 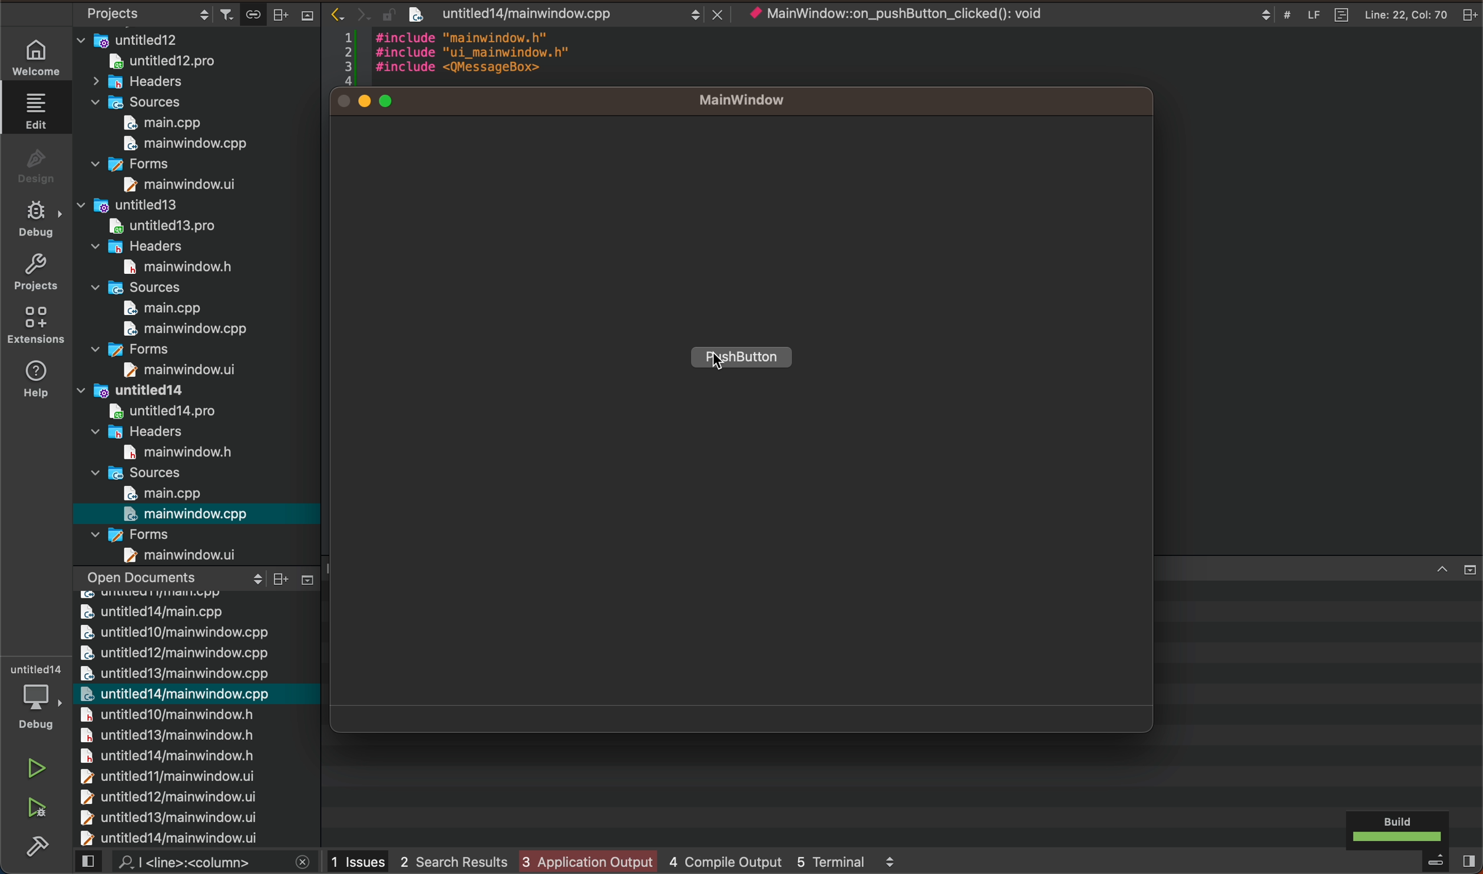 I want to click on projects, so click(x=35, y=271).